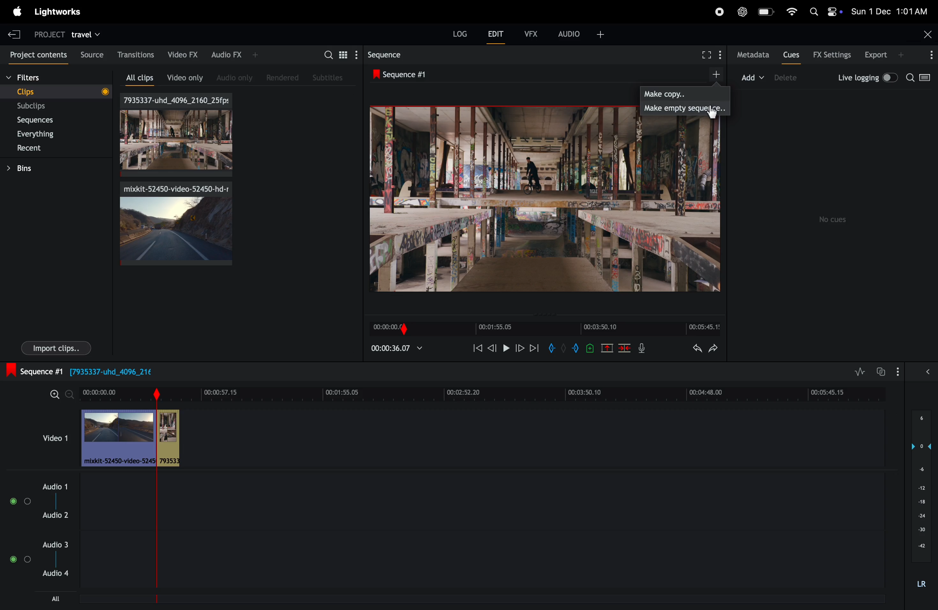 Image resolution: width=938 pixels, height=610 pixels. What do you see at coordinates (554, 350) in the screenshot?
I see `add in` at bounding box center [554, 350].